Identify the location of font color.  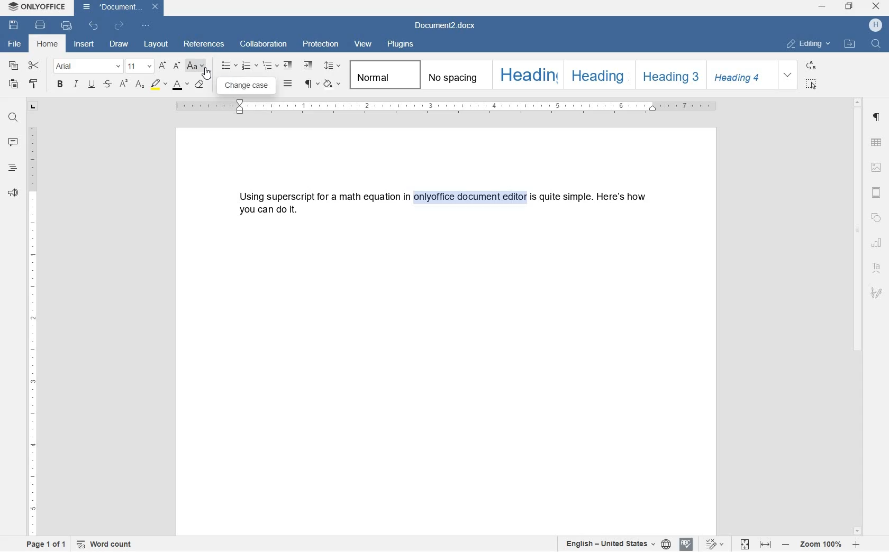
(180, 85).